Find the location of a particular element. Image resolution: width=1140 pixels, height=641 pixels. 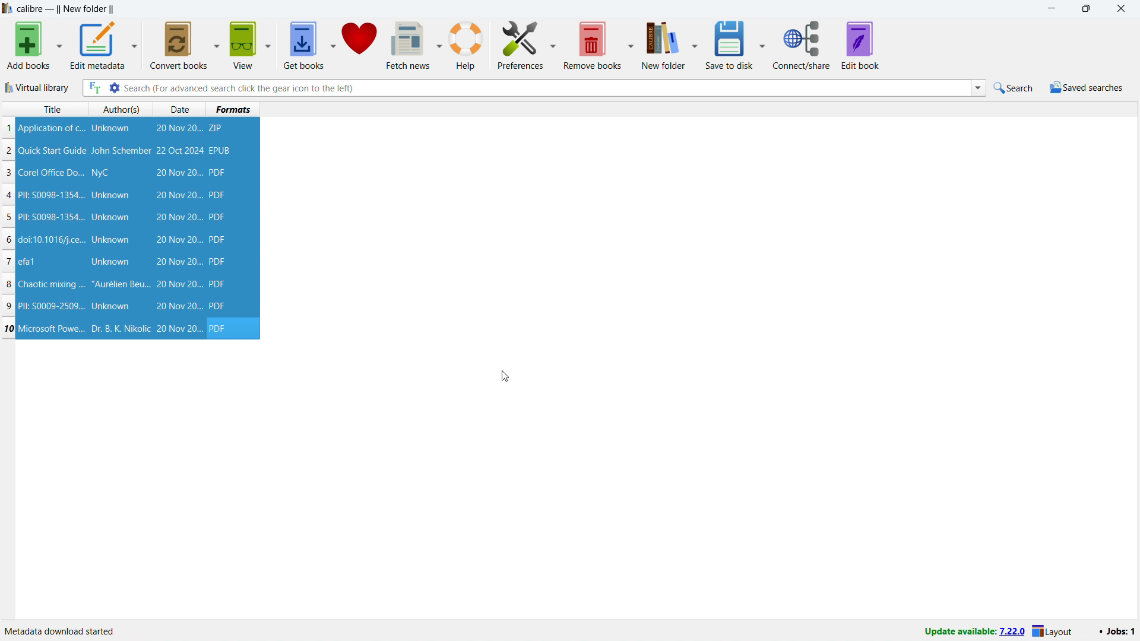

search all text is located at coordinates (94, 88).